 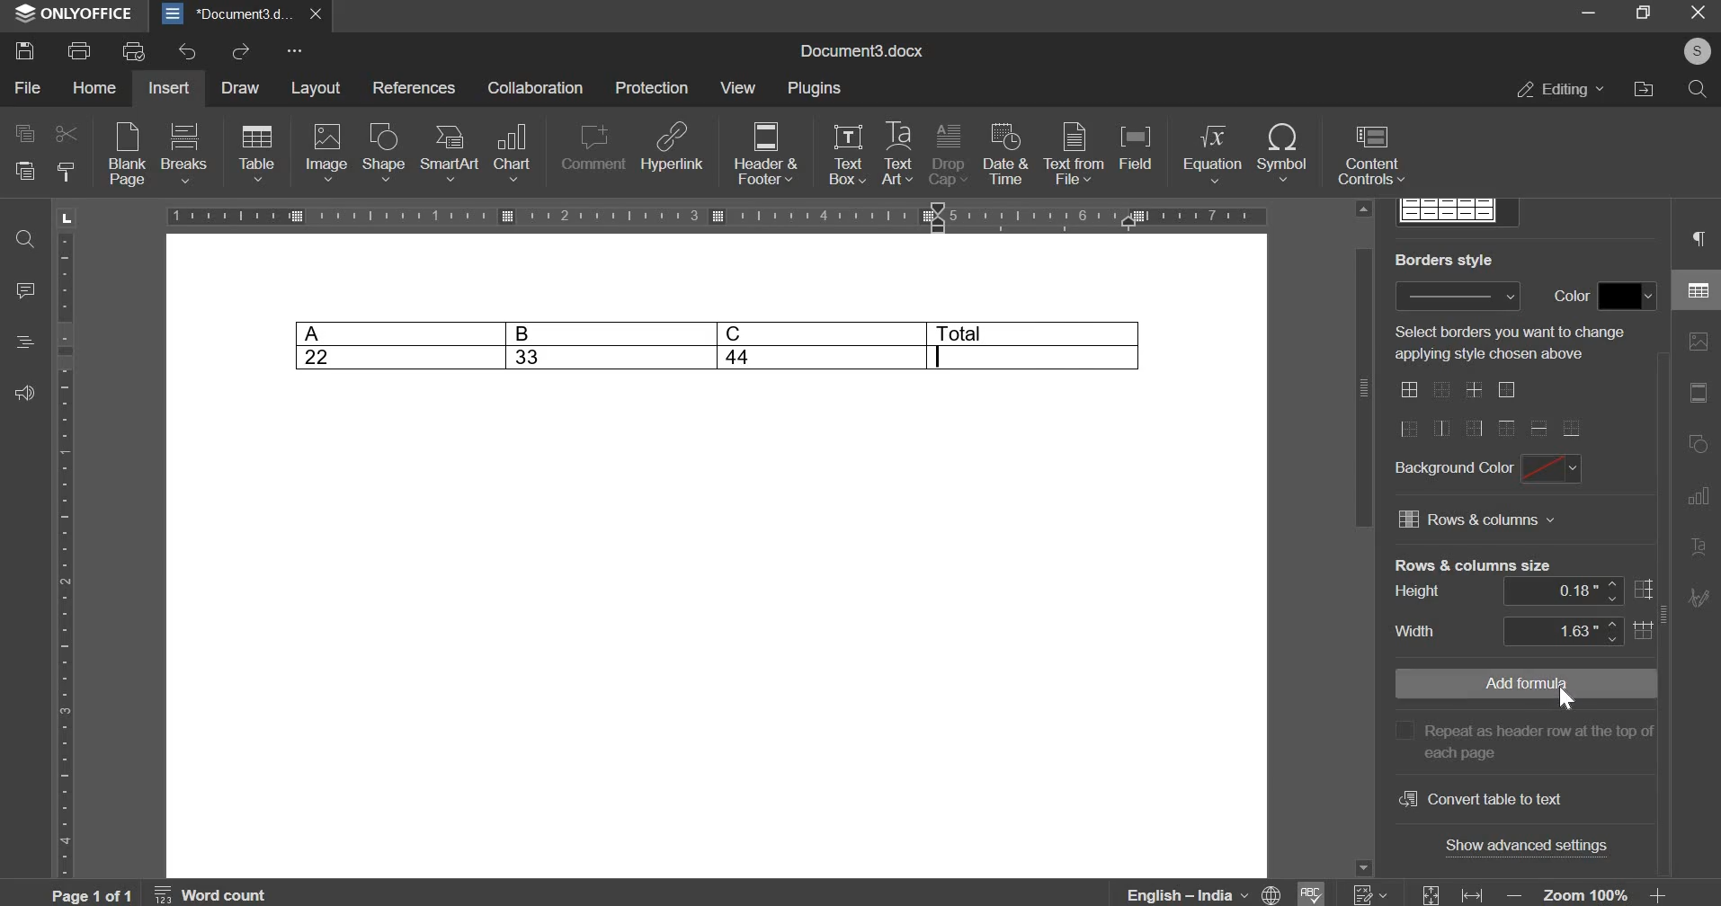 What do you see at coordinates (1283, 153) in the screenshot?
I see `symbol` at bounding box center [1283, 153].